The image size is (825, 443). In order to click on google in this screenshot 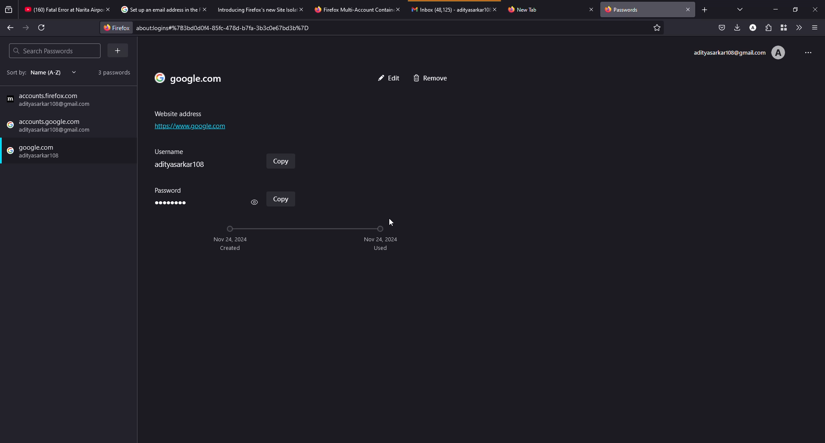, I will do `click(50, 126)`.